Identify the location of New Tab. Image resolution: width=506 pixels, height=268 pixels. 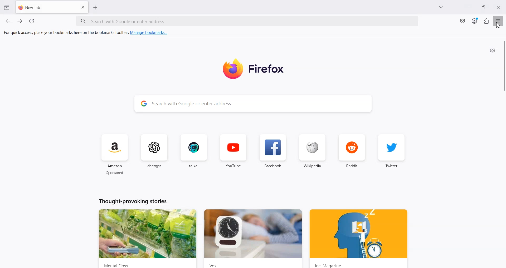
(52, 7).